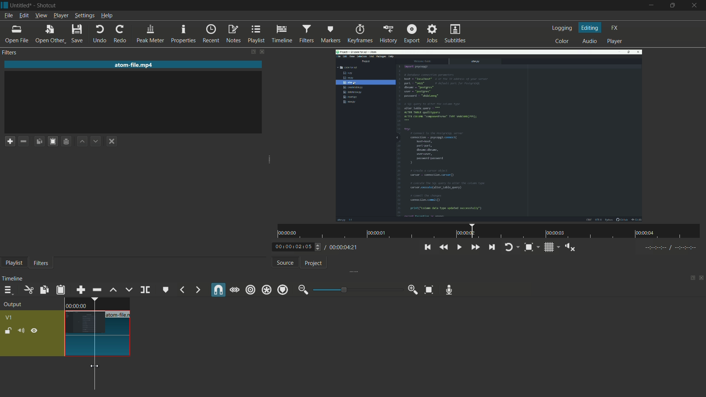  What do you see at coordinates (692, 278) in the screenshot?
I see `change layout` at bounding box center [692, 278].